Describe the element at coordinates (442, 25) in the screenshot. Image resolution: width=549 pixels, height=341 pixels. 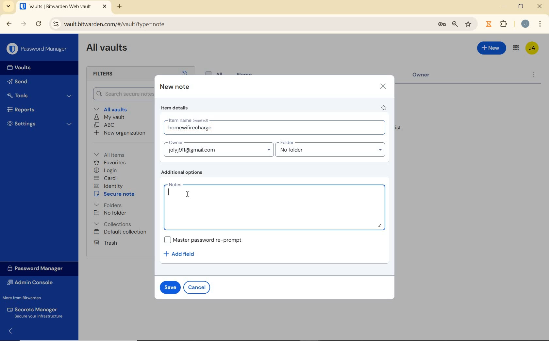
I see `manage passwords` at that location.